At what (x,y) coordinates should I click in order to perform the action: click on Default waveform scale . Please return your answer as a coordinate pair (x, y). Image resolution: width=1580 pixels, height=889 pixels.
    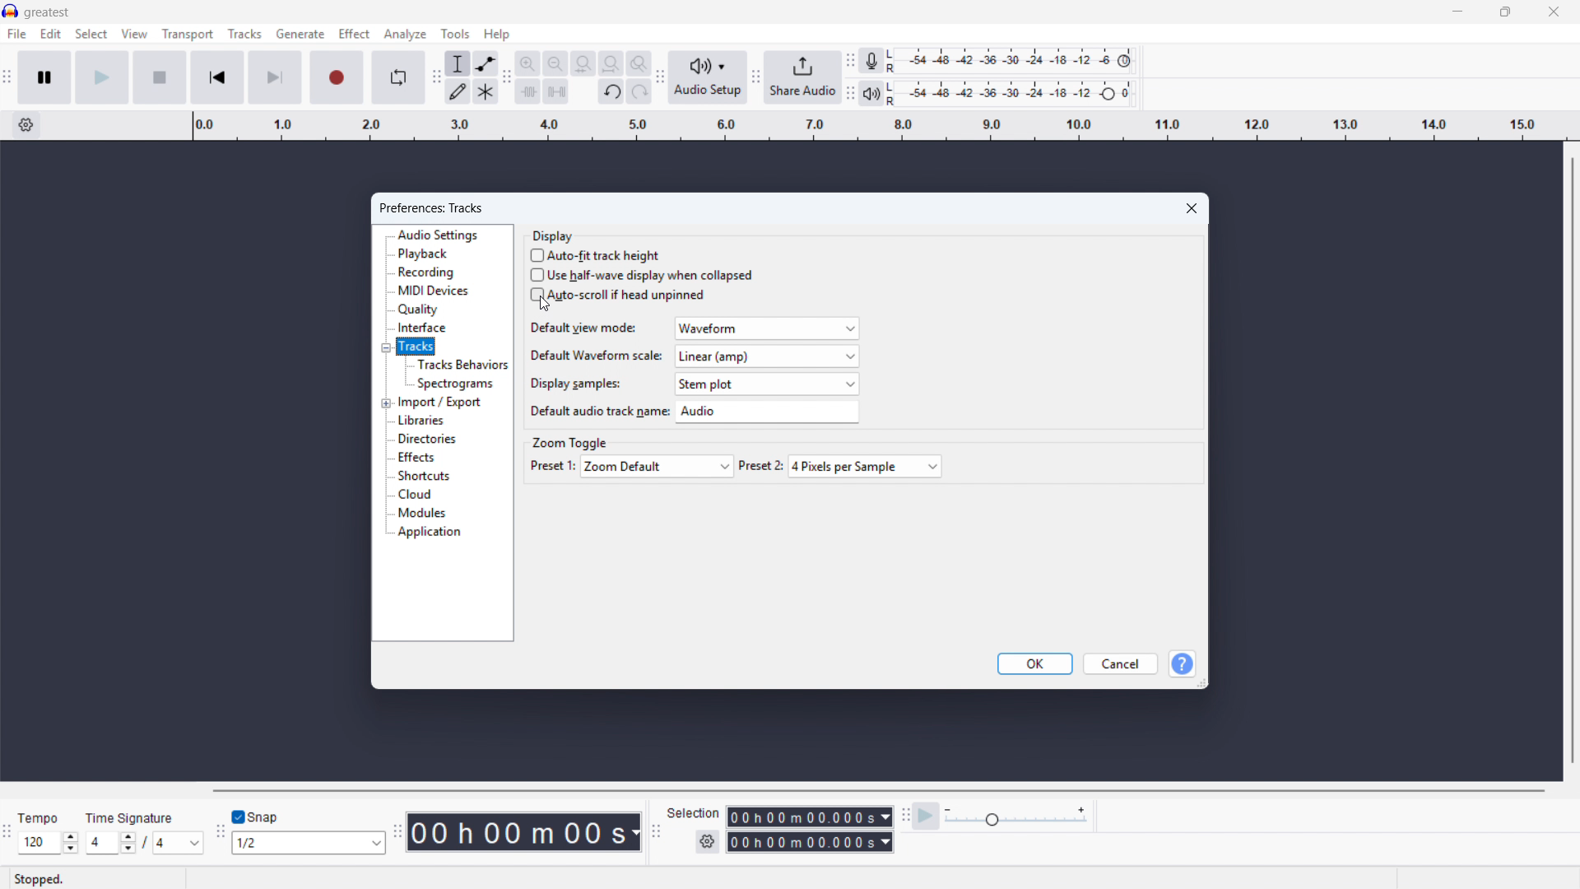
    Looking at the image, I should click on (769, 356).